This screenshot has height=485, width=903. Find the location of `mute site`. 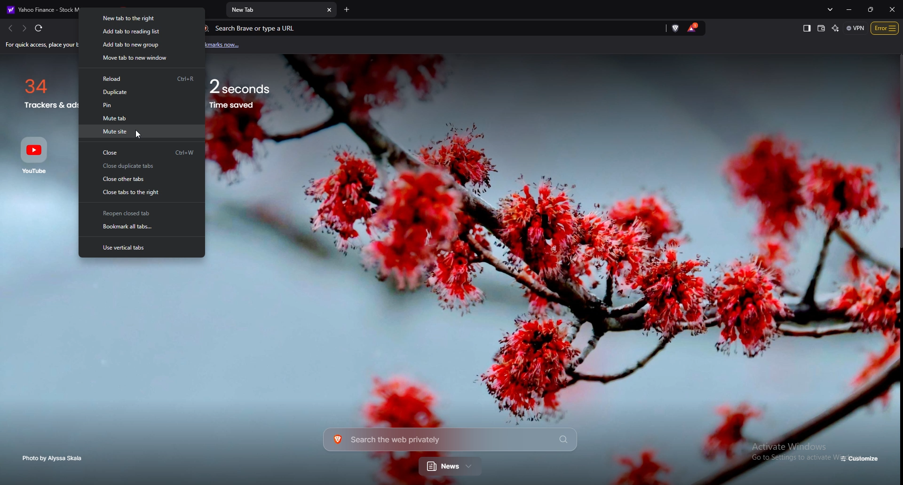

mute site is located at coordinates (140, 132).